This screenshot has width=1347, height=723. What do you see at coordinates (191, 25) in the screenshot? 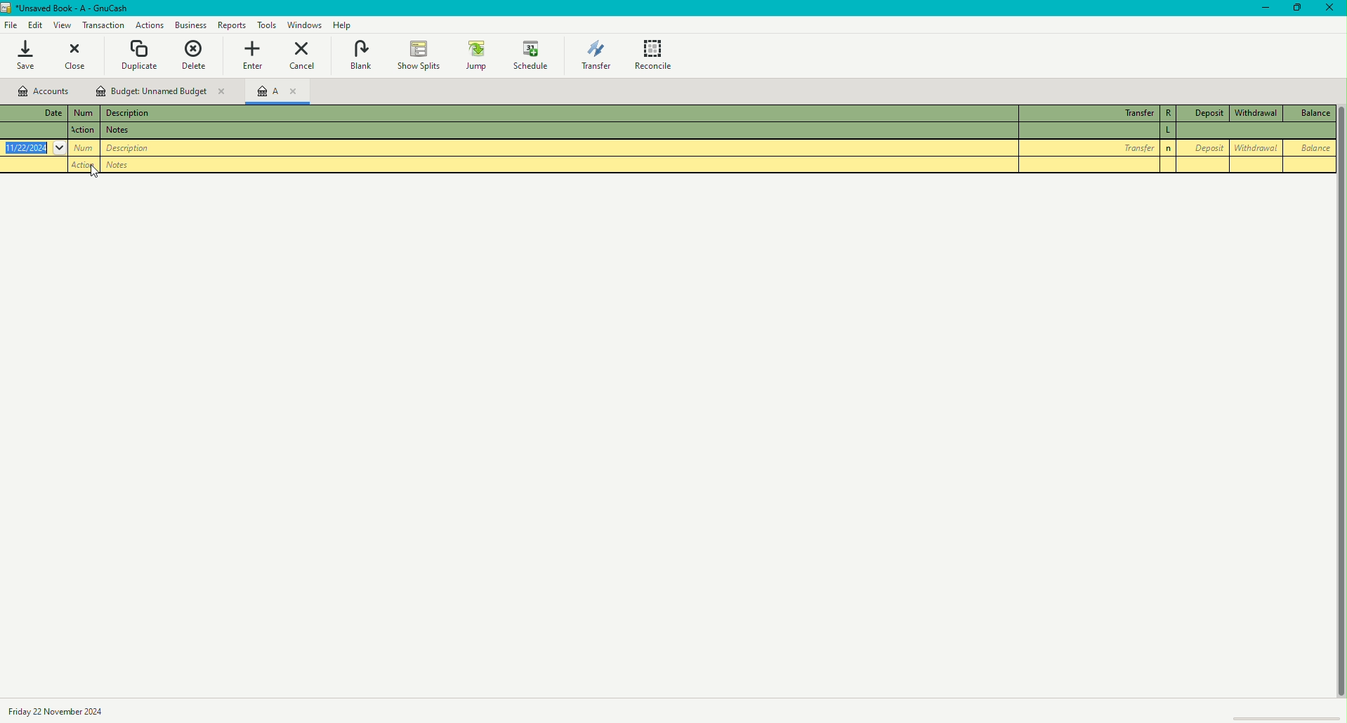
I see `Business` at bounding box center [191, 25].